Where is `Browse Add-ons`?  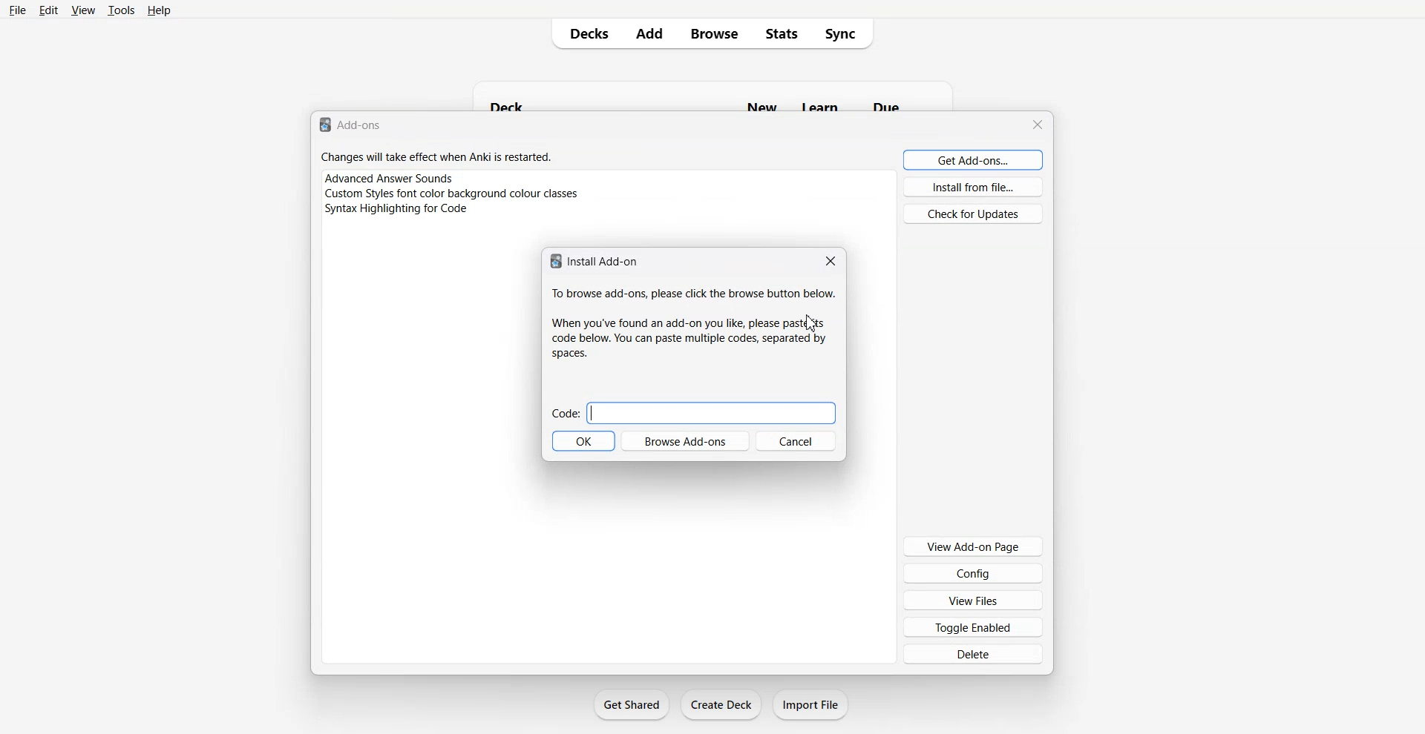 Browse Add-ons is located at coordinates (684, 440).